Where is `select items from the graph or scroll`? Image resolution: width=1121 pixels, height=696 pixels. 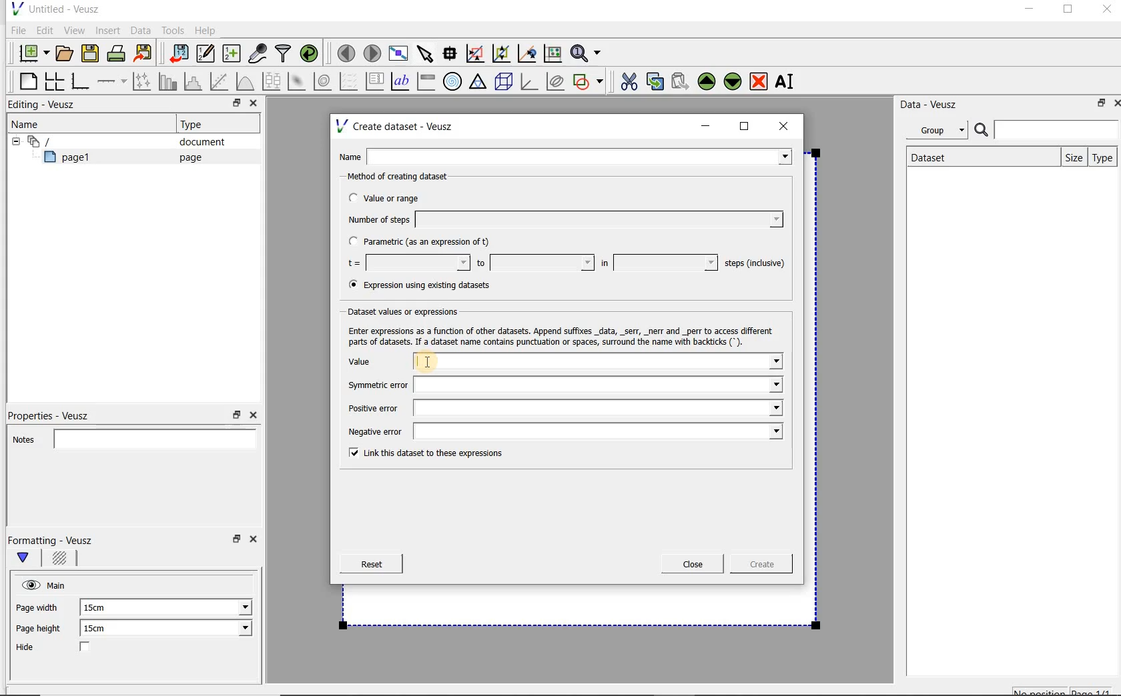
select items from the graph or scroll is located at coordinates (424, 52).